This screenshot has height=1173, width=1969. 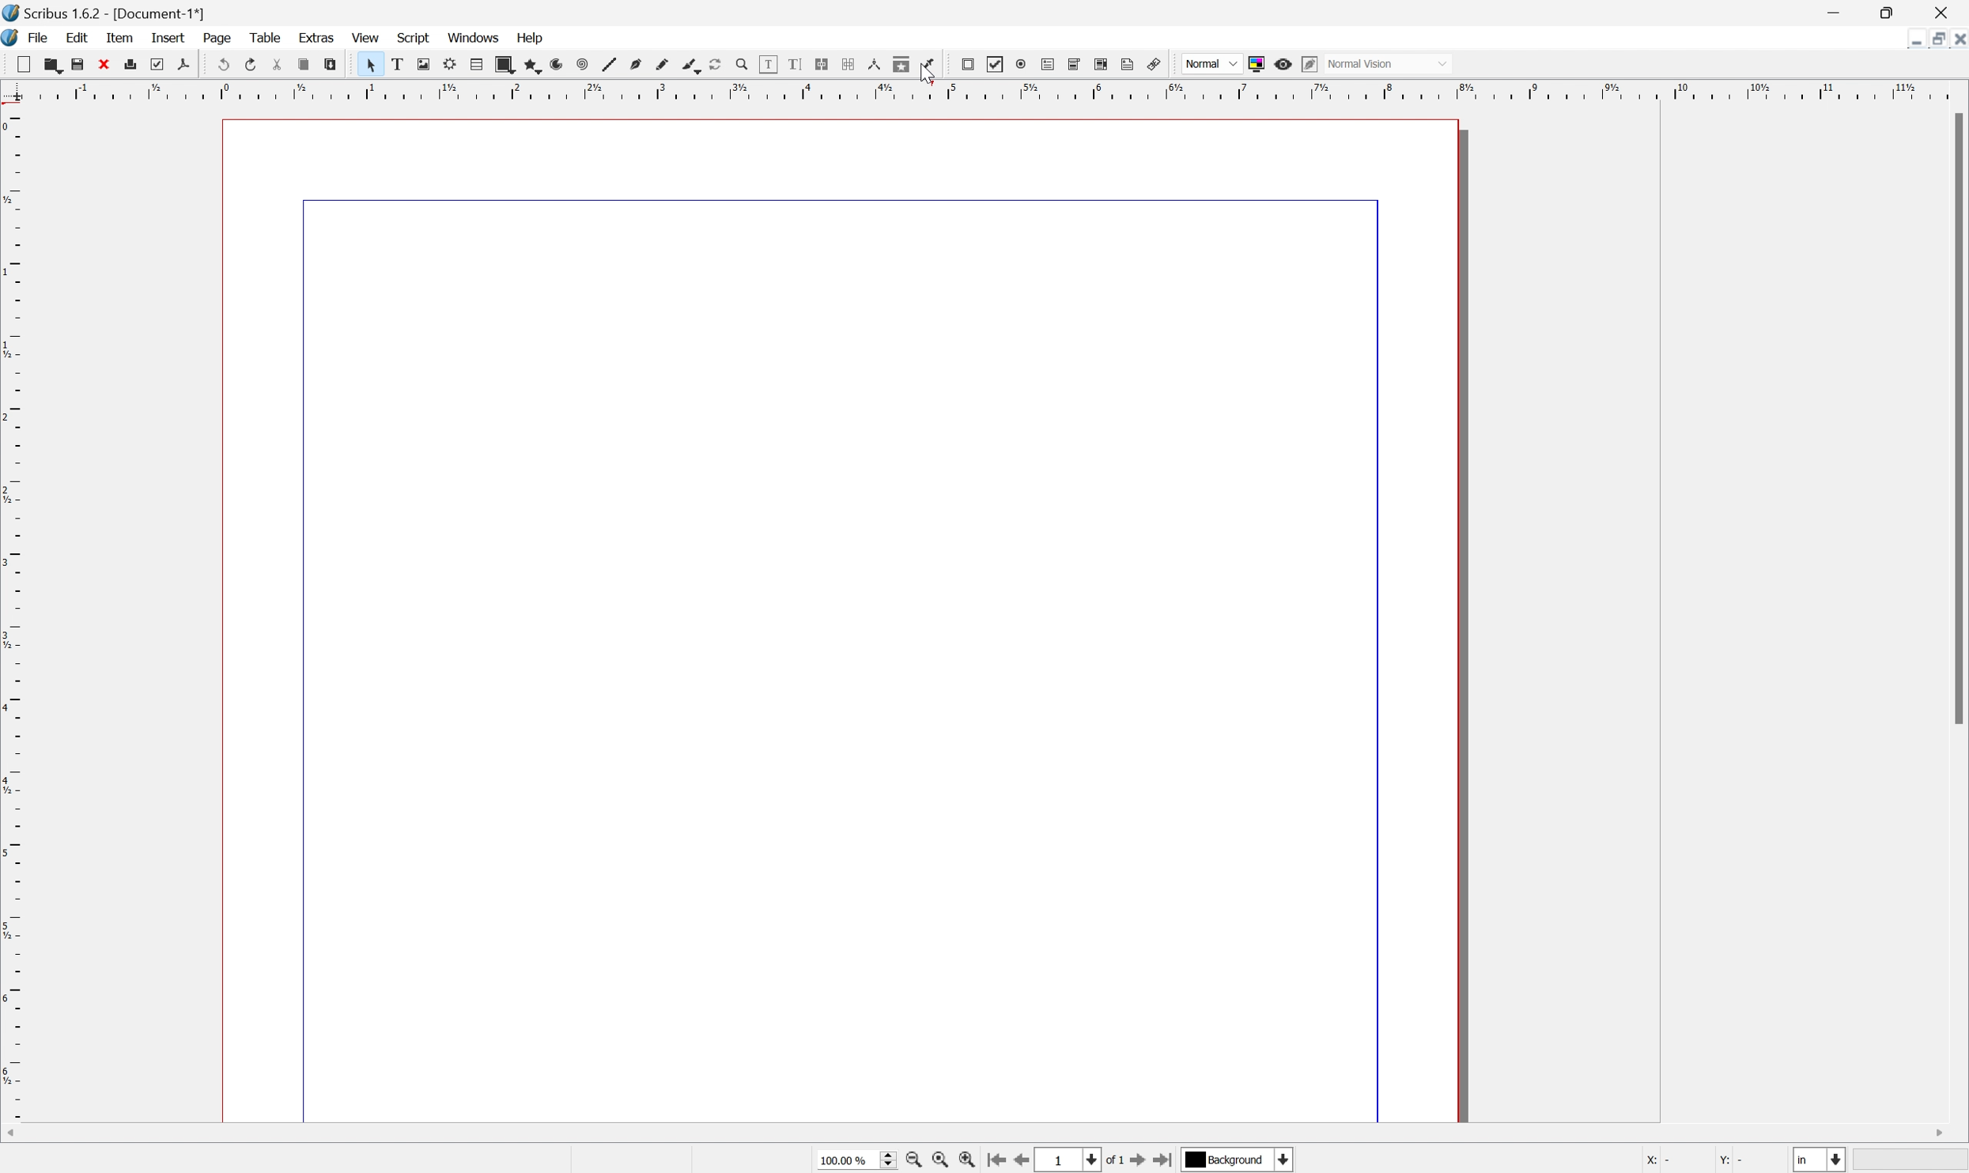 What do you see at coordinates (373, 64) in the screenshot?
I see `Select item` at bounding box center [373, 64].